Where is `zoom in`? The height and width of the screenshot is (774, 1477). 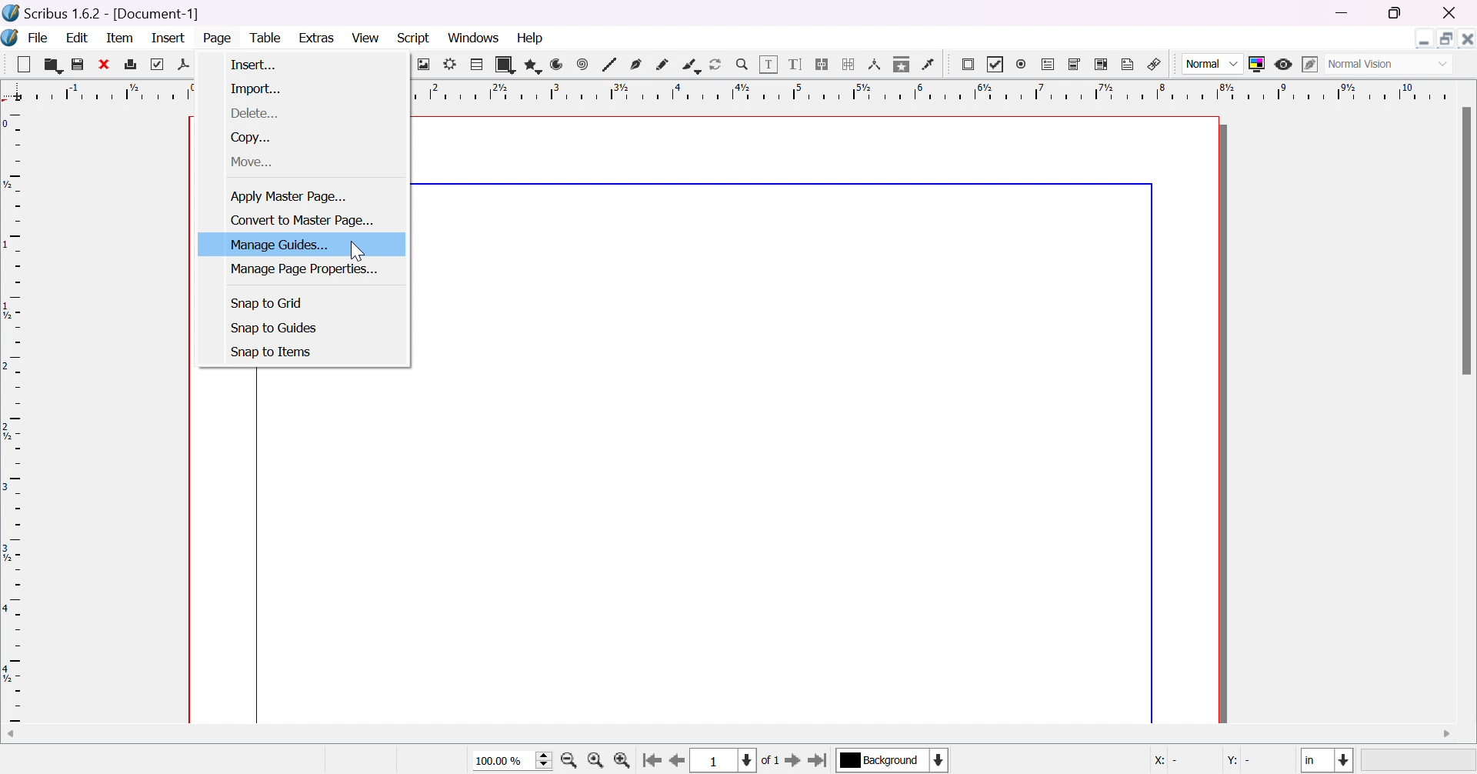 zoom in is located at coordinates (623, 759).